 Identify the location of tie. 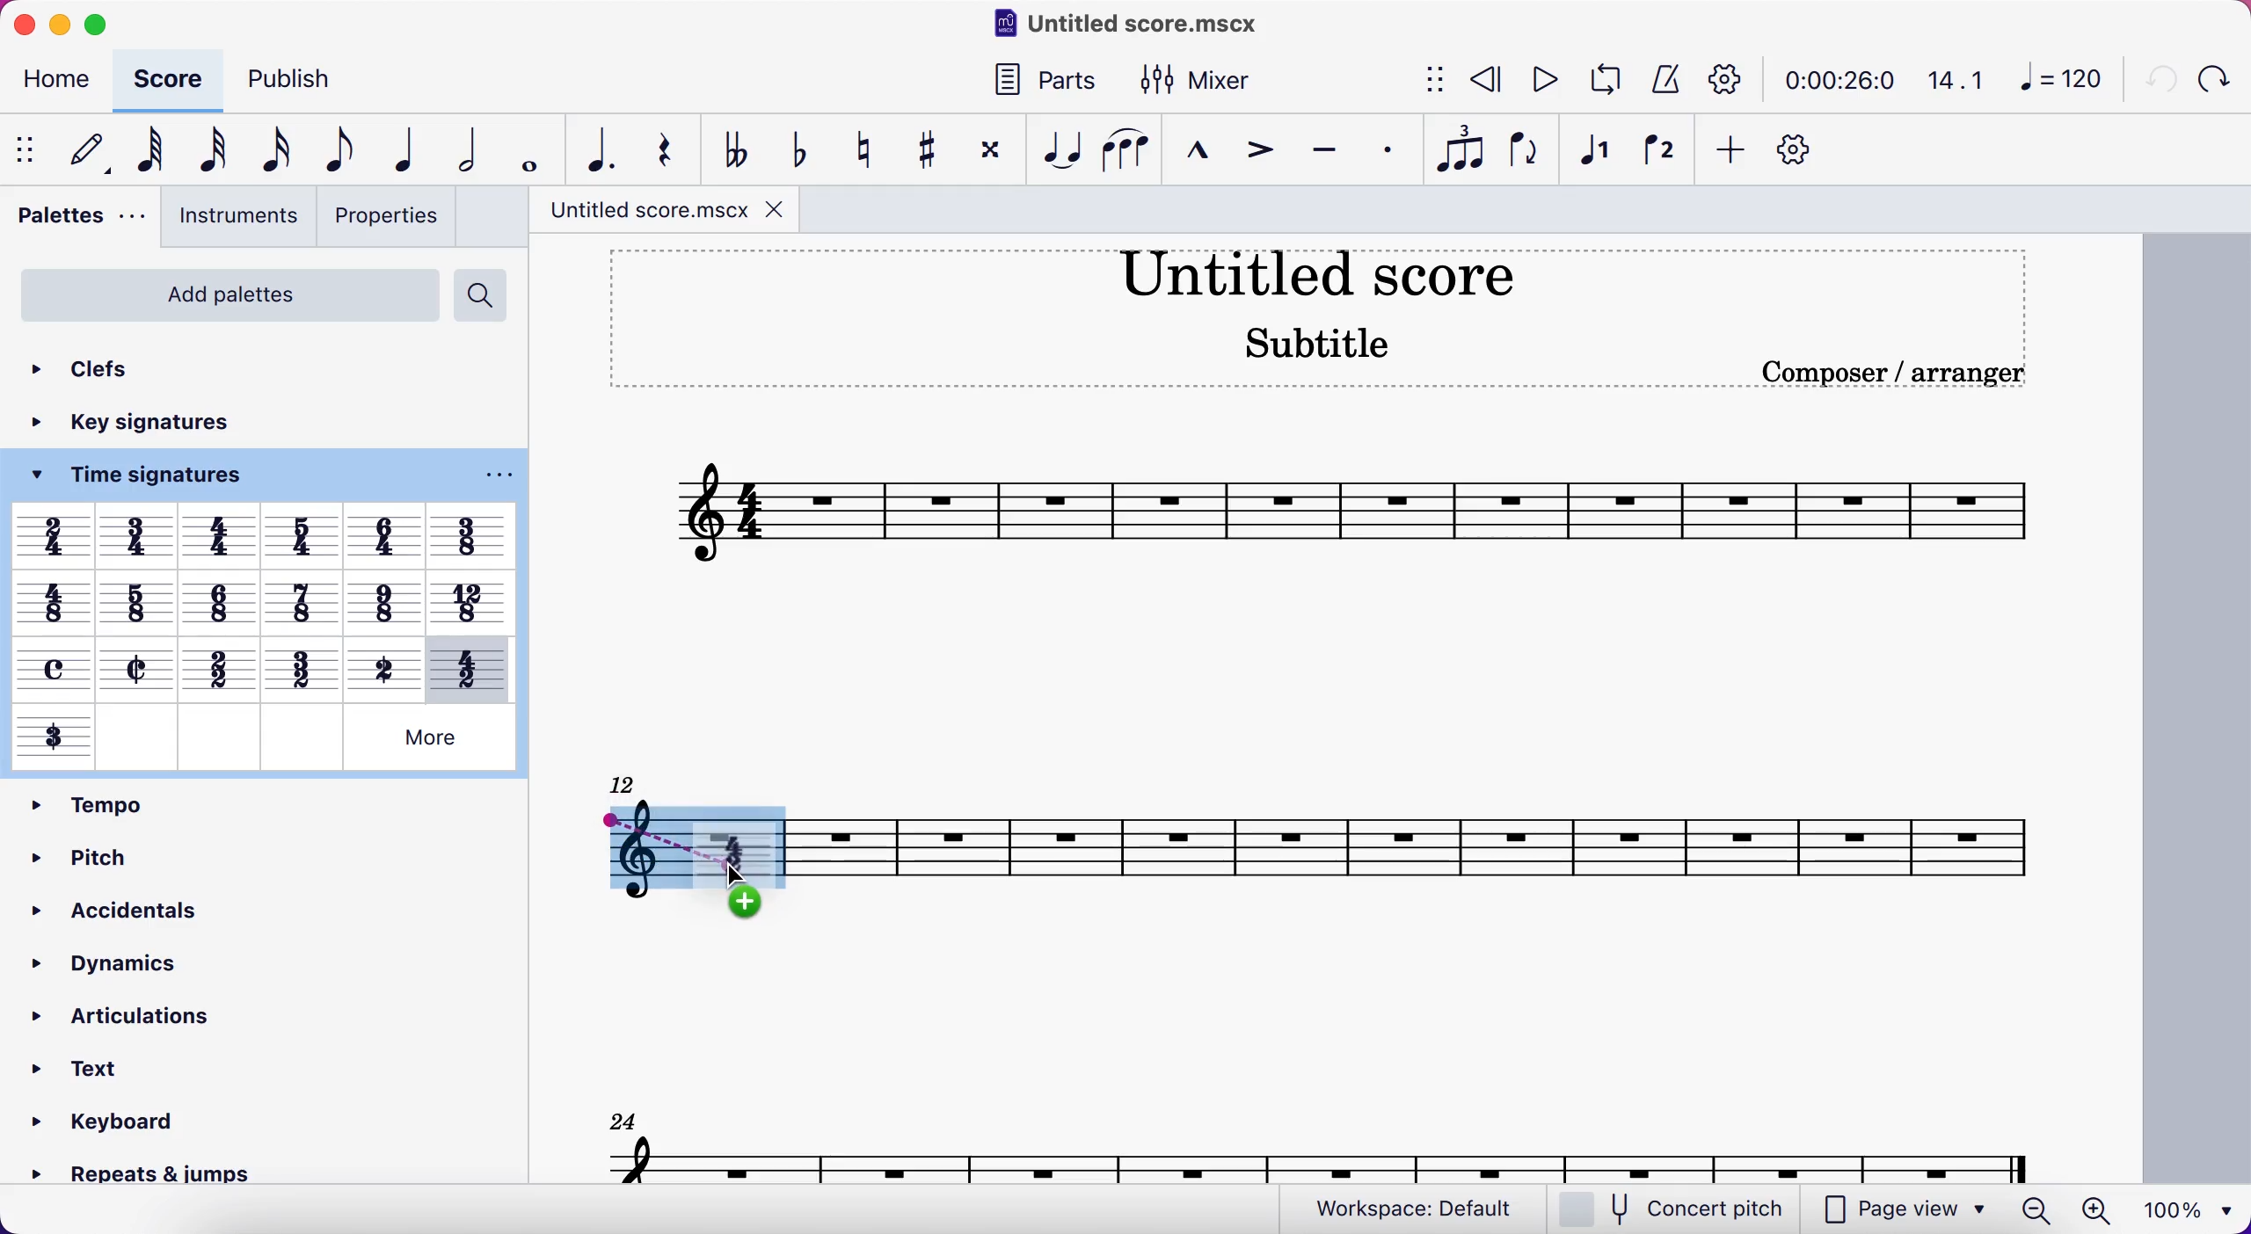
(1055, 148).